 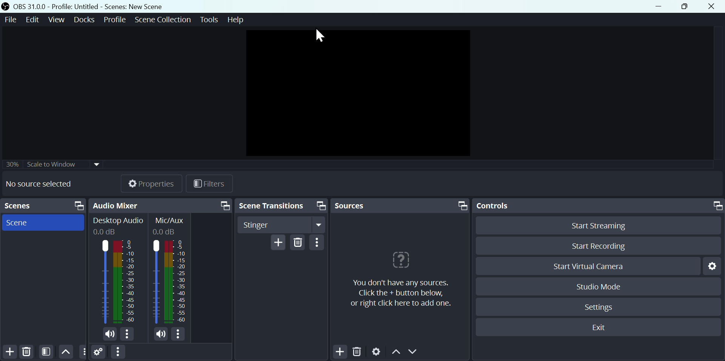 What do you see at coordinates (598, 206) in the screenshot?
I see `Controls` at bounding box center [598, 206].